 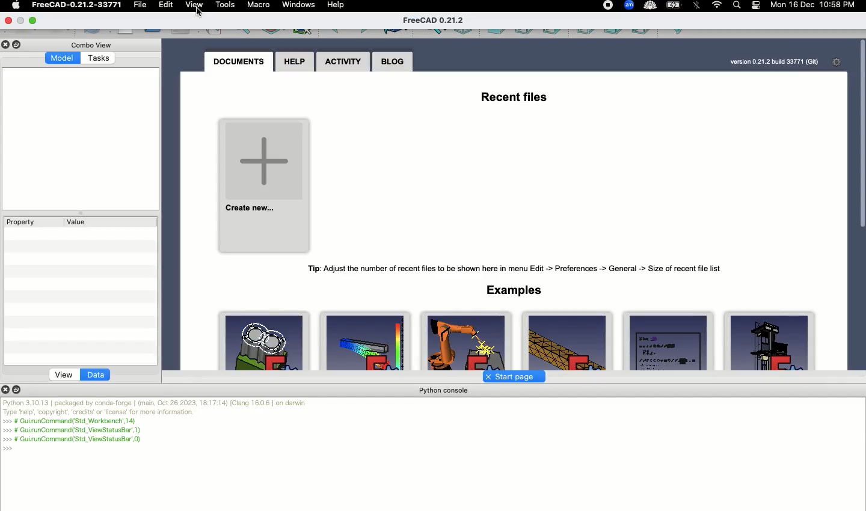 I want to click on Activity , so click(x=343, y=63).